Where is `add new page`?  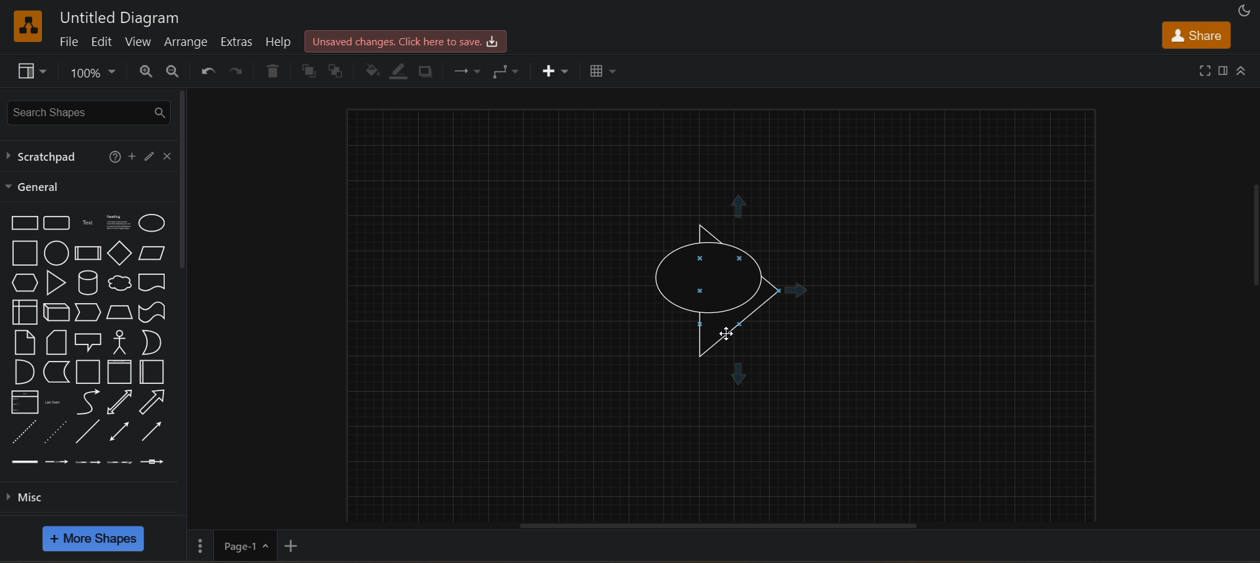 add new page is located at coordinates (304, 545).